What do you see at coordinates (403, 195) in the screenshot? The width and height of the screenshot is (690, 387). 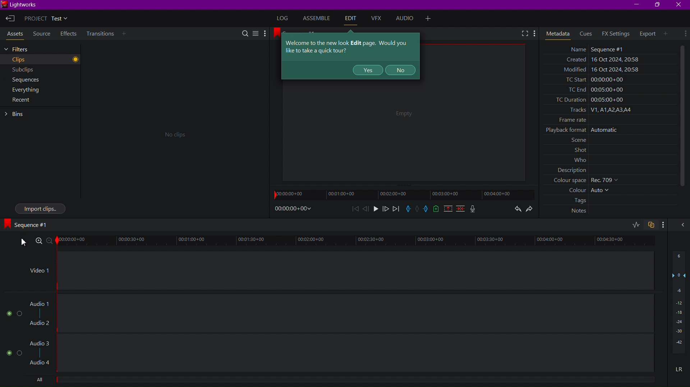 I see `Timeline` at bounding box center [403, 195].